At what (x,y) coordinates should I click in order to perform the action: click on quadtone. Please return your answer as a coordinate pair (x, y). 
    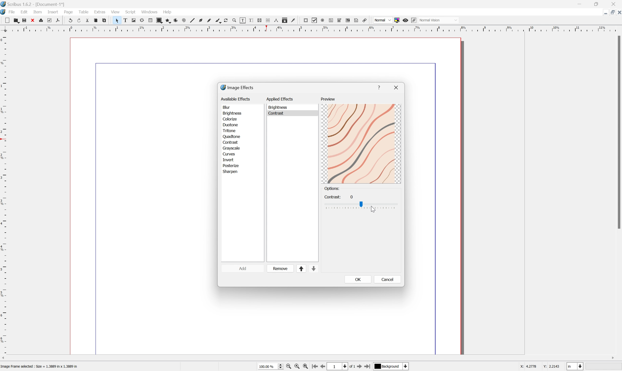
    Looking at the image, I should click on (231, 136).